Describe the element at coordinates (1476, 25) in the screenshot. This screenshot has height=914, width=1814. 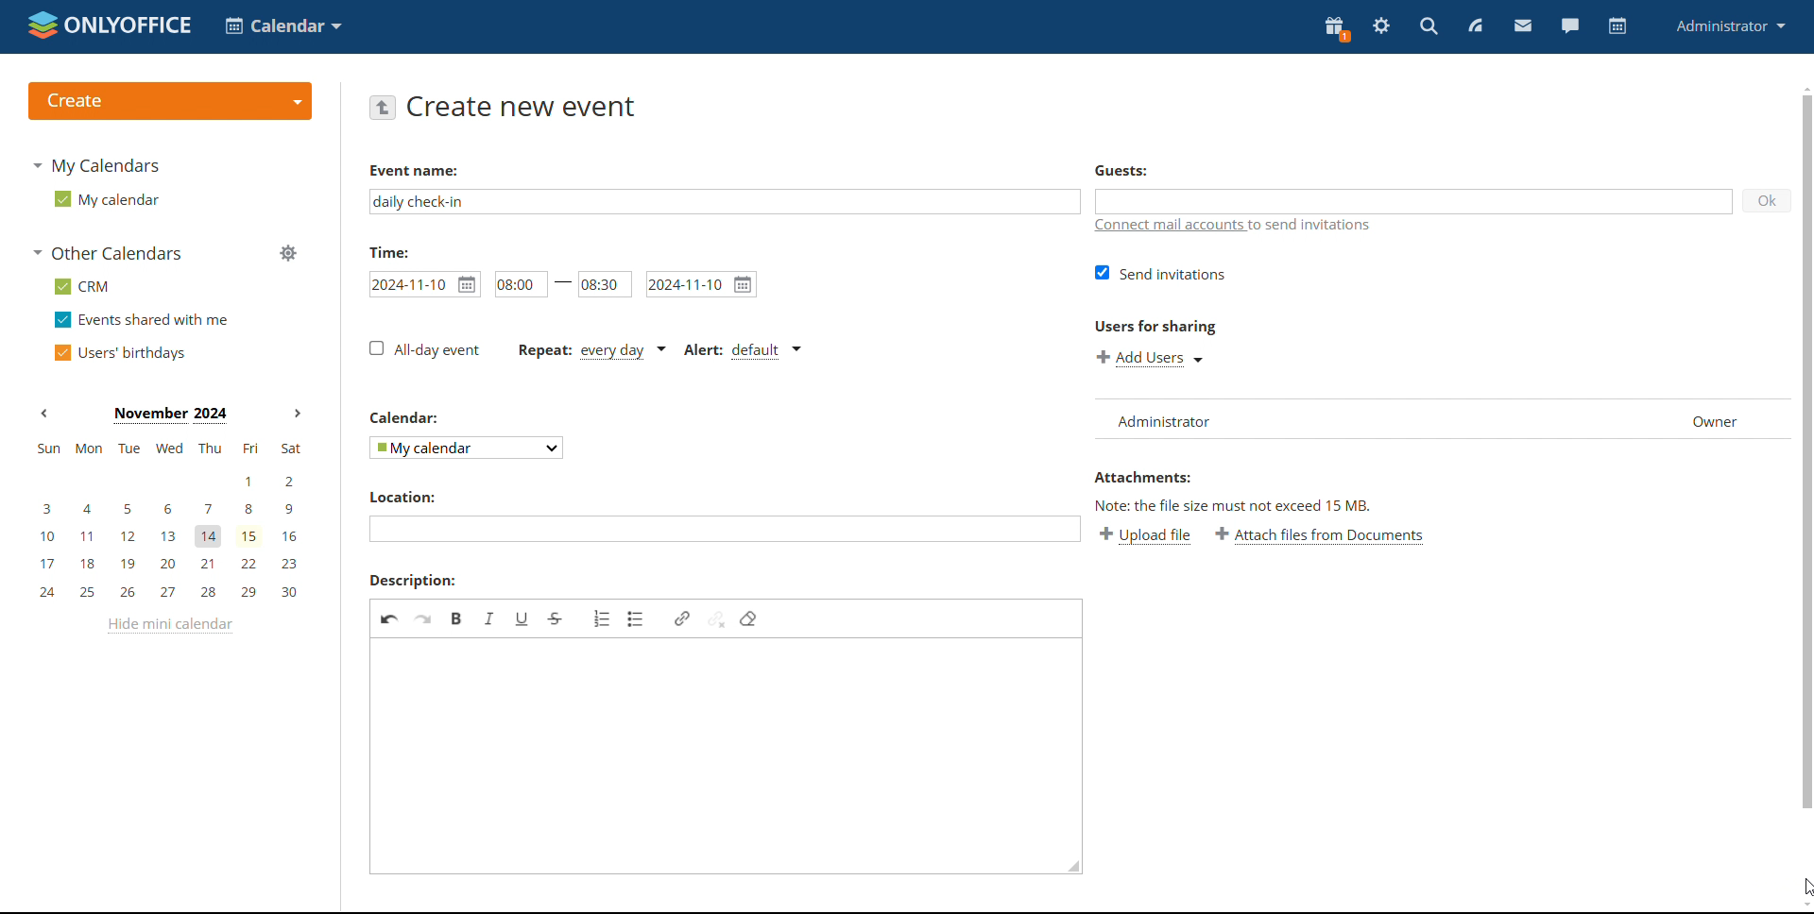
I see `feed` at that location.